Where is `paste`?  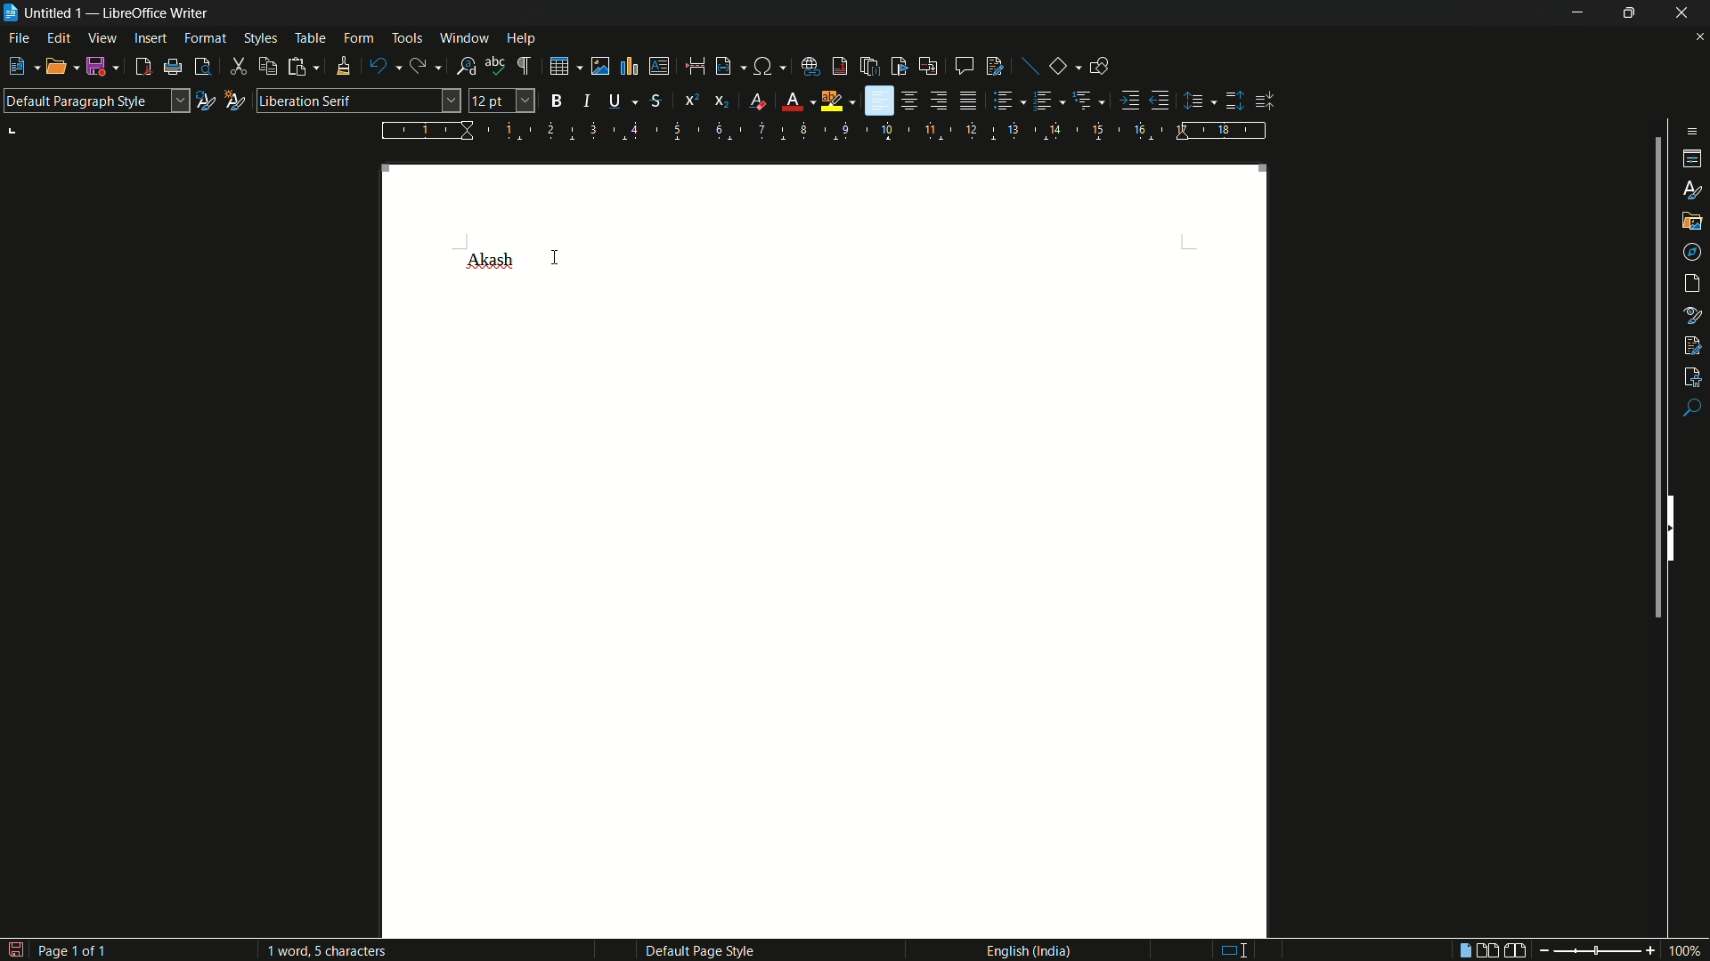 paste is located at coordinates (297, 66).